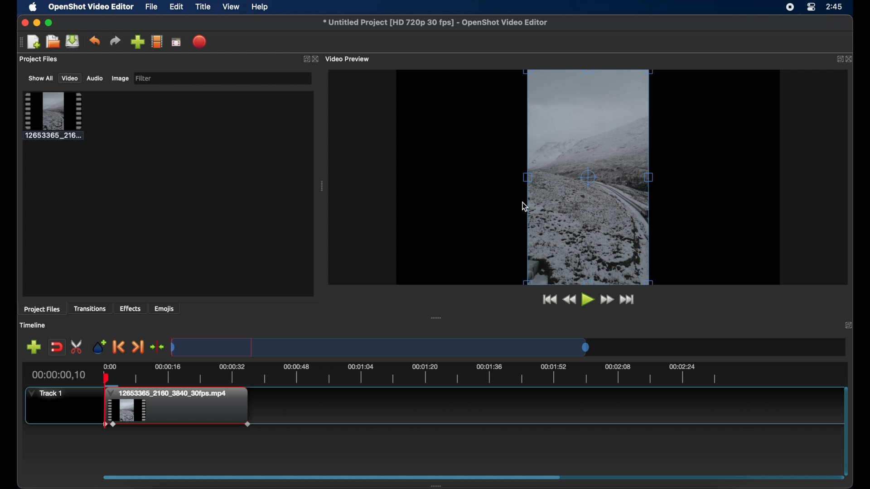 This screenshot has height=489, width=870. I want to click on file name, so click(437, 23).